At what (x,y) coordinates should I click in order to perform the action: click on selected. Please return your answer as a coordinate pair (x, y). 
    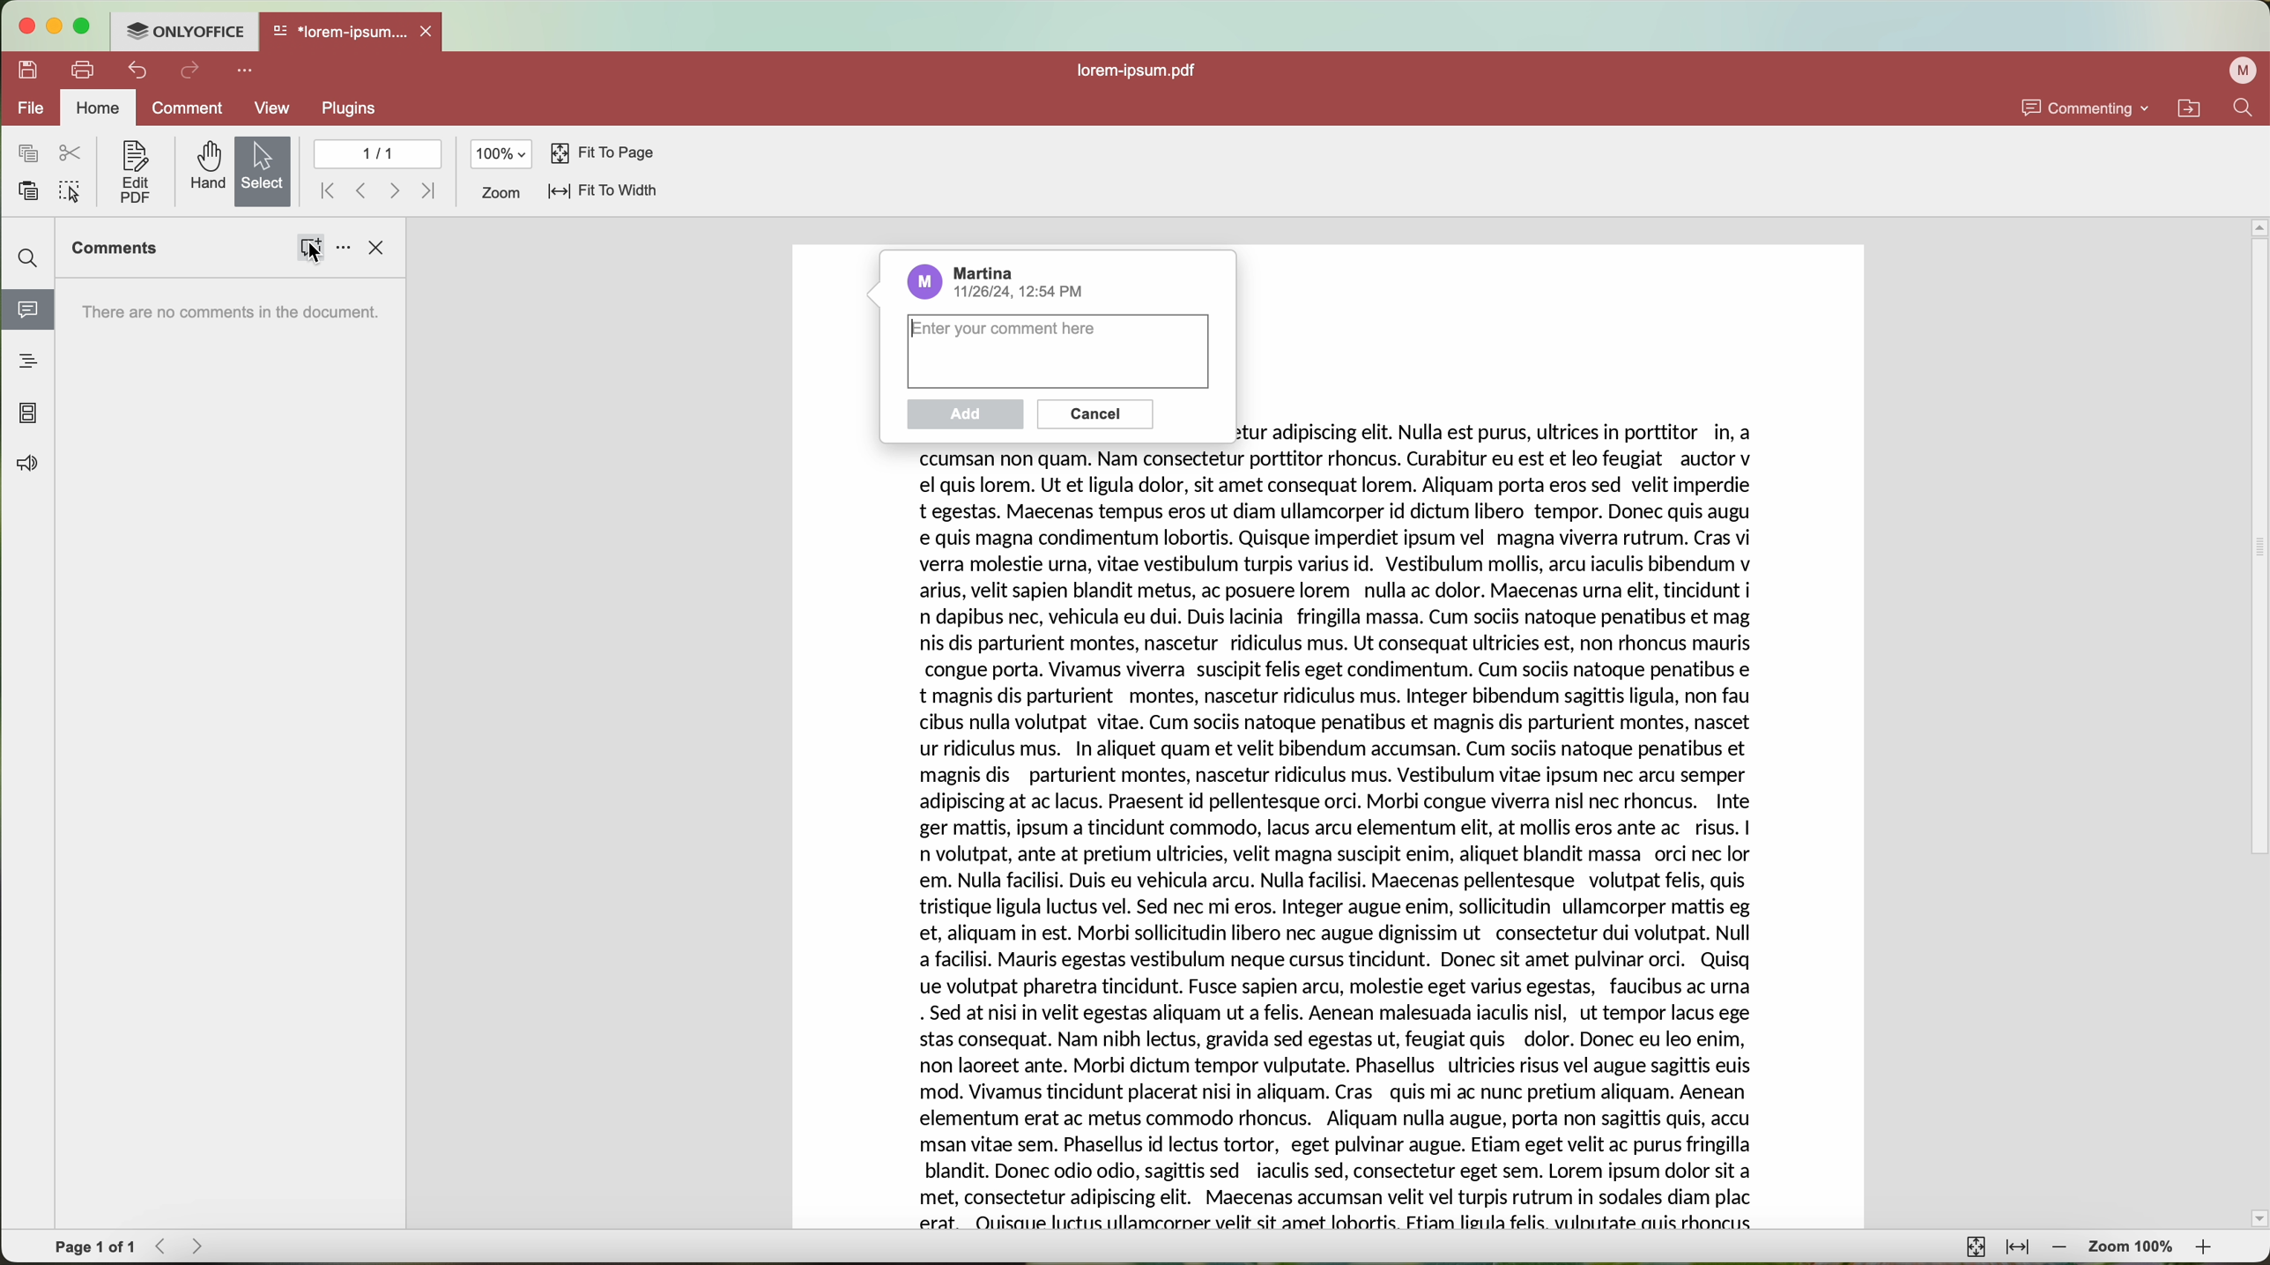
    Looking at the image, I should click on (264, 171).